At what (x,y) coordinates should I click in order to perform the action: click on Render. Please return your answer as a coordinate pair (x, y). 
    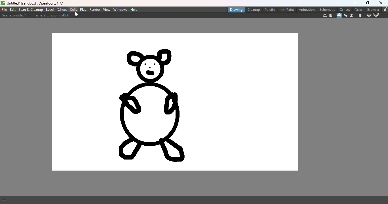
    Looking at the image, I should click on (95, 9).